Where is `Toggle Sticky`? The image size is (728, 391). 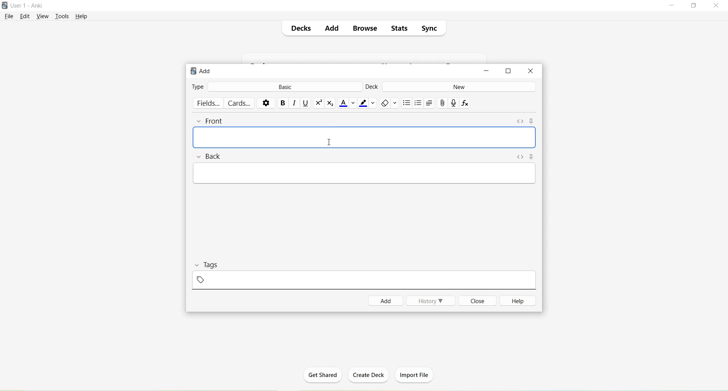 Toggle Sticky is located at coordinates (534, 157).